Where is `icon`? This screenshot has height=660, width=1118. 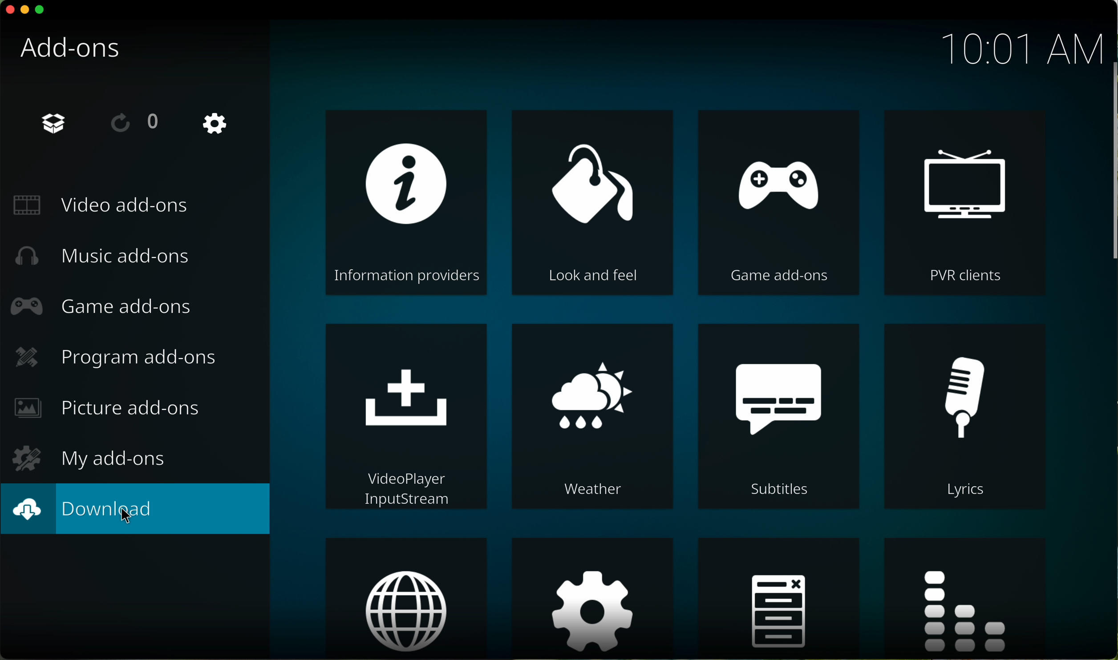
icon is located at coordinates (778, 599).